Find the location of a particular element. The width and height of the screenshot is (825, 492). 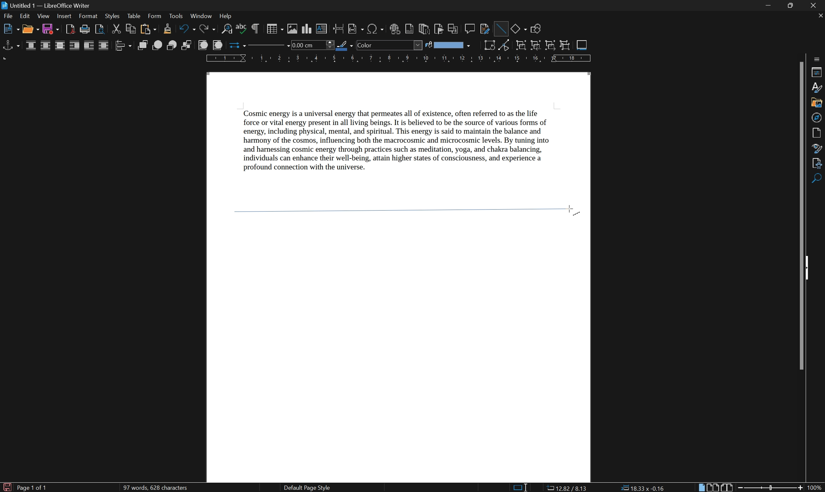

open is located at coordinates (31, 30).